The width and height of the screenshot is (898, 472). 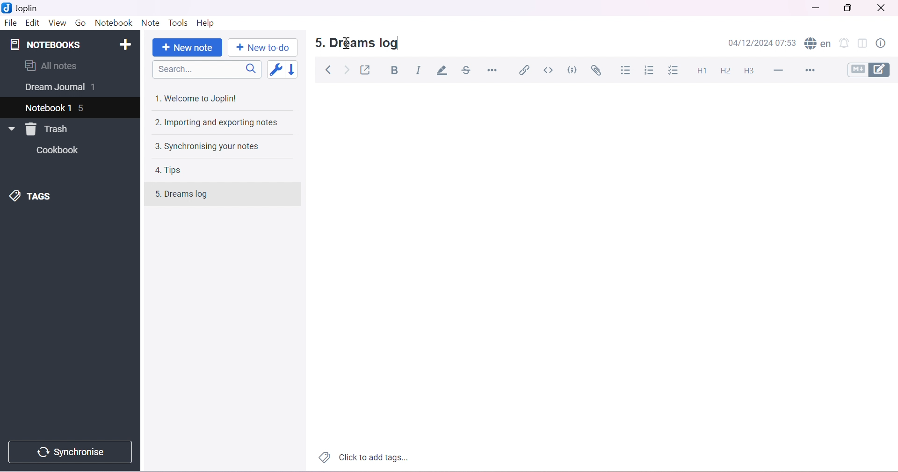 I want to click on Numbered list, so click(x=650, y=71).